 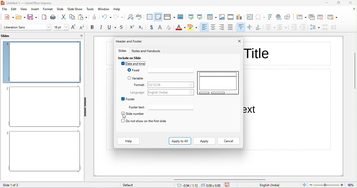 What do you see at coordinates (333, 17) in the screenshot?
I see `slide layout` at bounding box center [333, 17].